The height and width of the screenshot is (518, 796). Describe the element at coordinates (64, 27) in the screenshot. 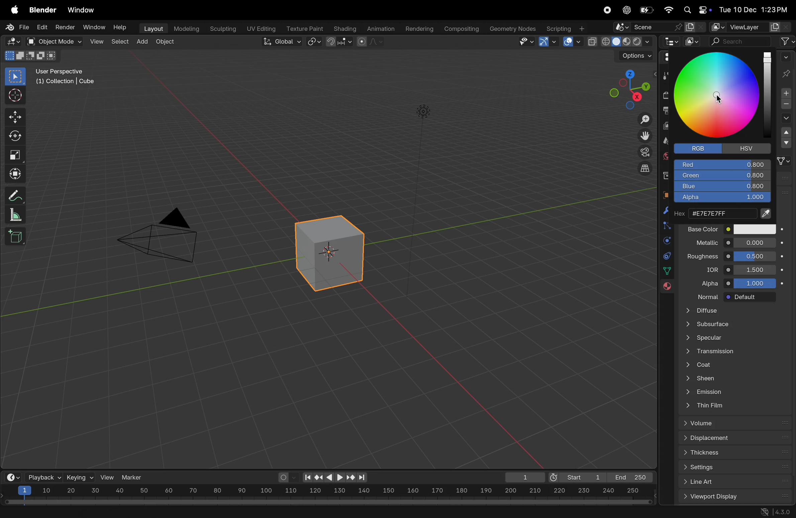

I see `render` at that location.